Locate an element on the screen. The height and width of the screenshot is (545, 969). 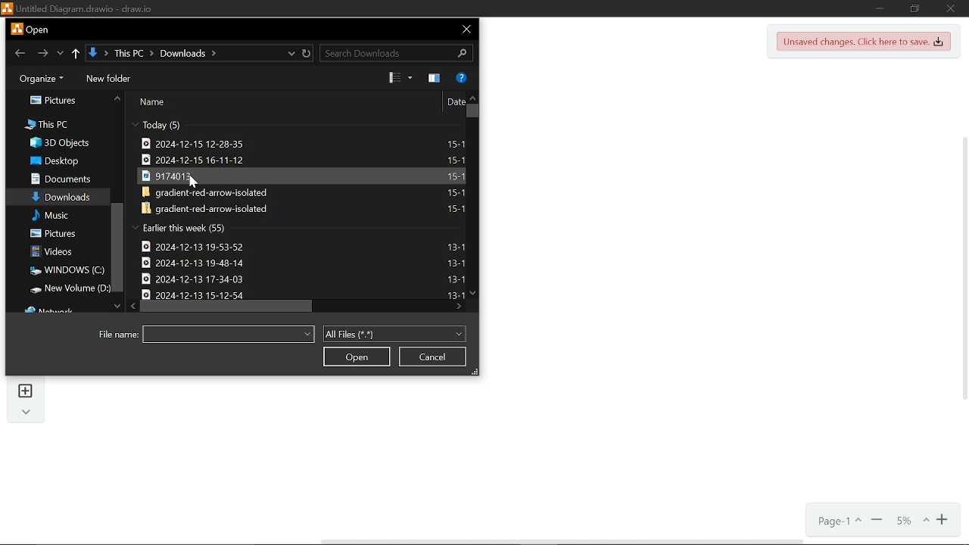
desktop is located at coordinates (59, 160).